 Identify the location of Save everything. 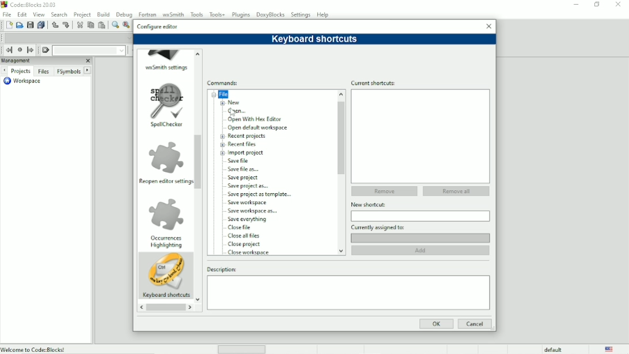
(40, 25).